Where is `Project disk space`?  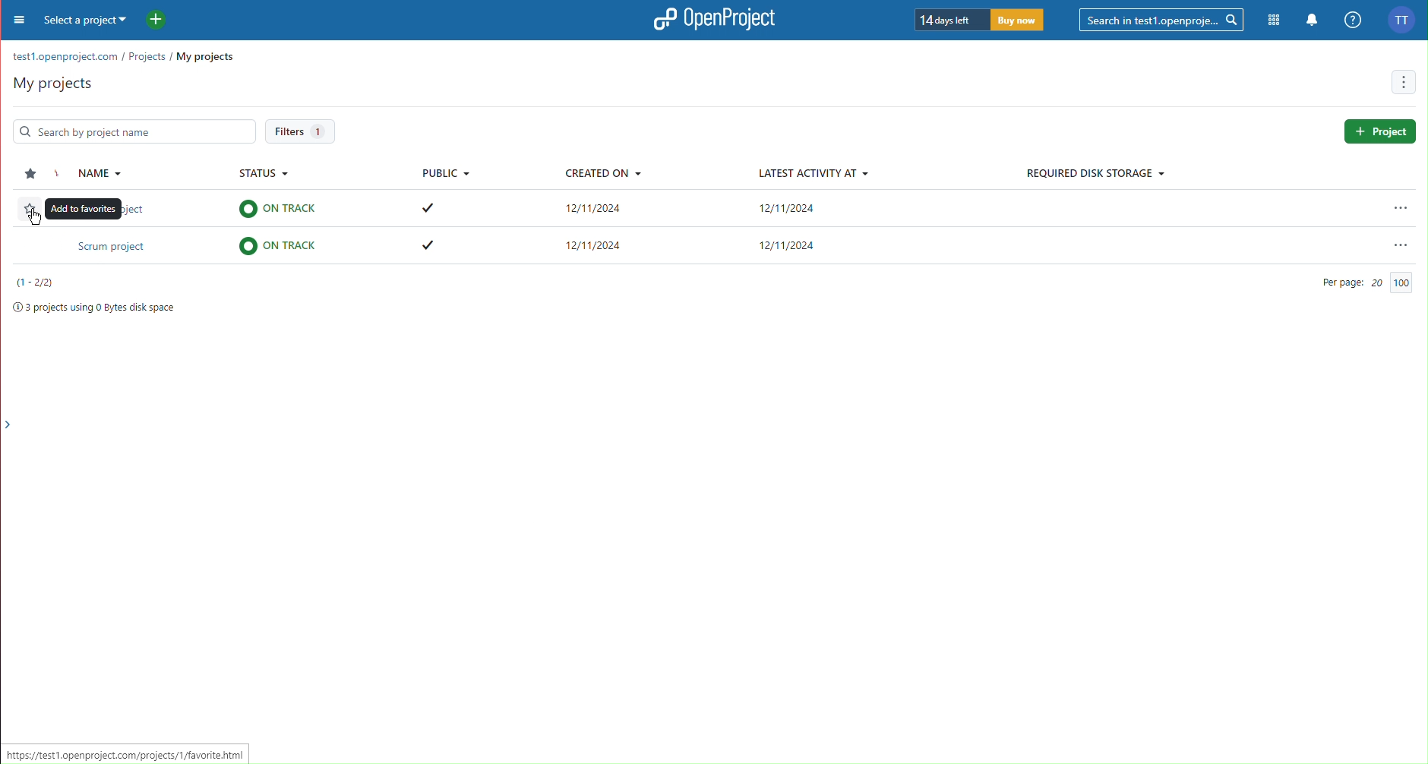
Project disk space is located at coordinates (91, 309).